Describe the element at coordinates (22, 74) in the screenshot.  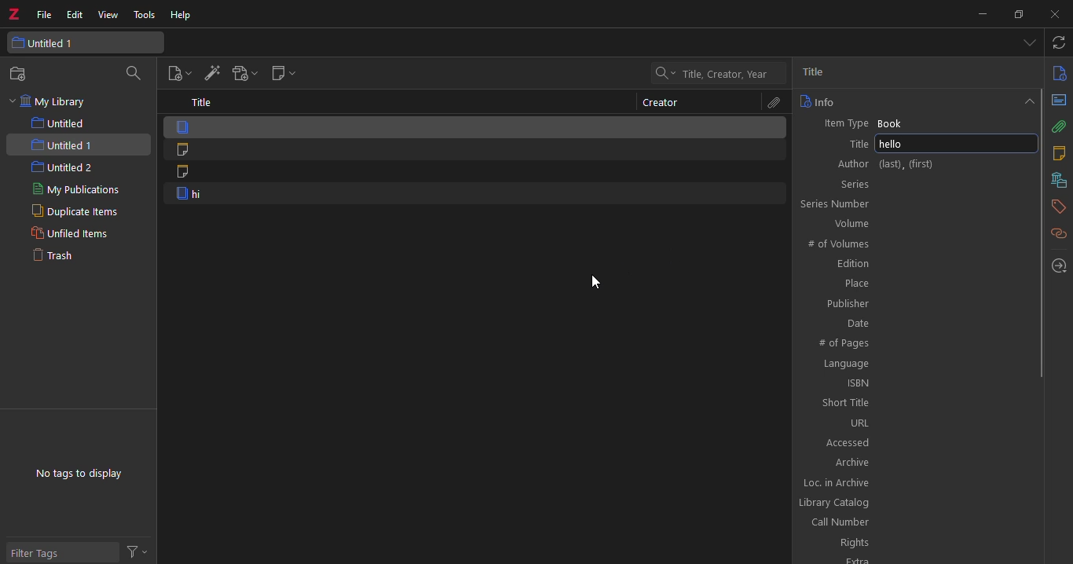
I see `new collection` at that location.